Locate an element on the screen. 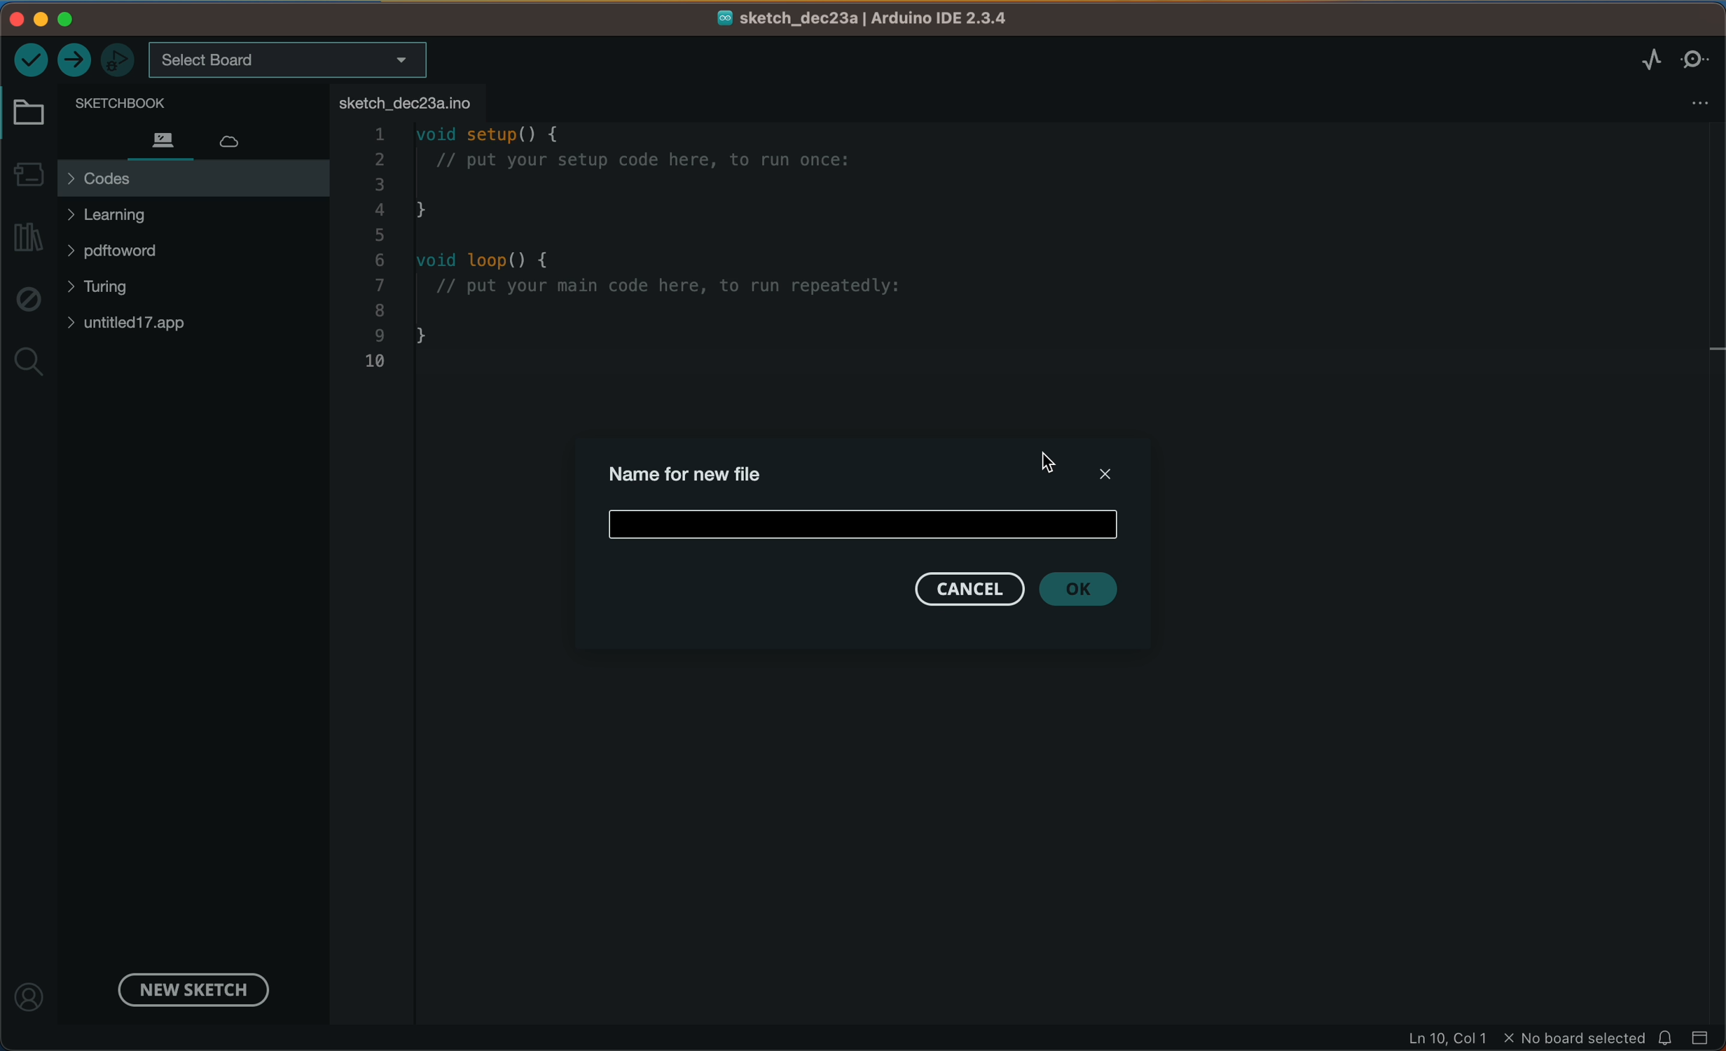  upload is located at coordinates (75, 61).